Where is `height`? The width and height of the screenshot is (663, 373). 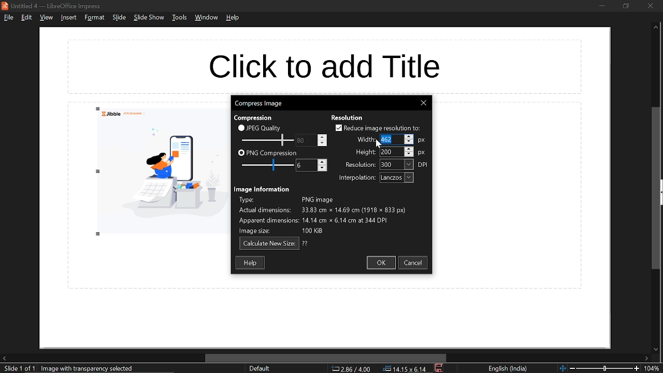 height is located at coordinates (391, 152).